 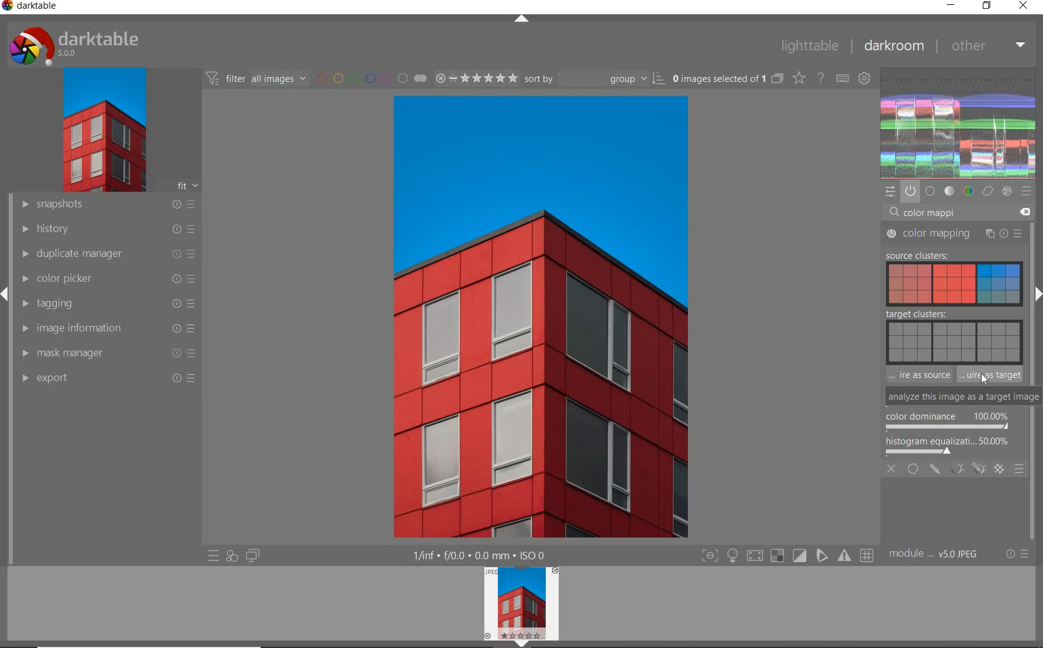 What do you see at coordinates (1037, 294) in the screenshot?
I see `expand/collapse` at bounding box center [1037, 294].